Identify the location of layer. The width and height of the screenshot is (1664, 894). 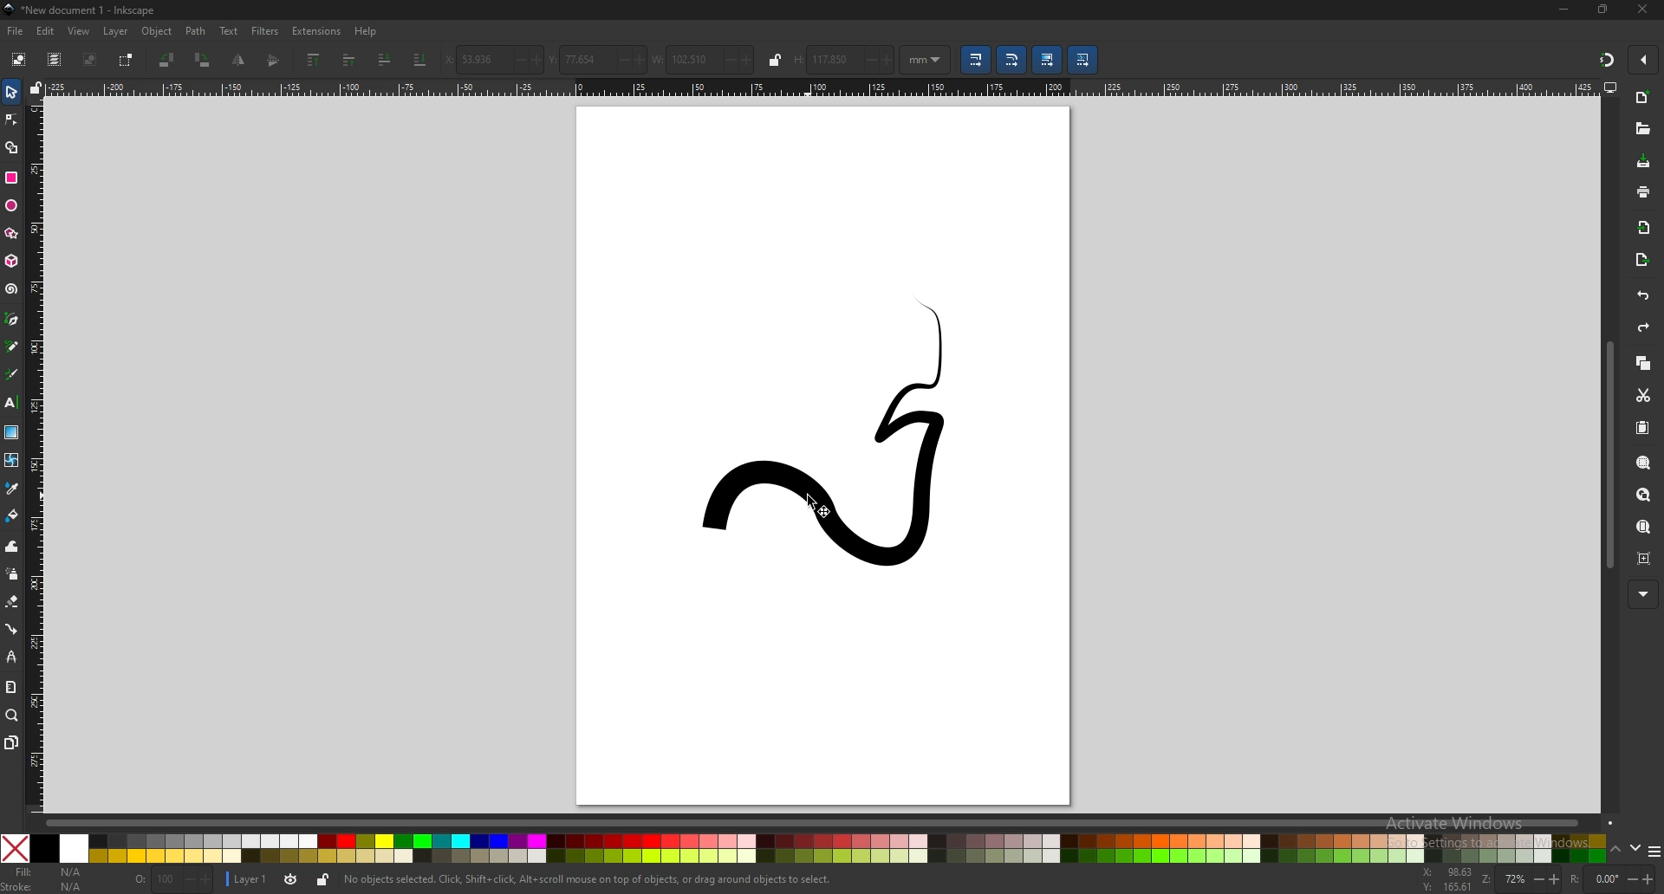
(115, 31).